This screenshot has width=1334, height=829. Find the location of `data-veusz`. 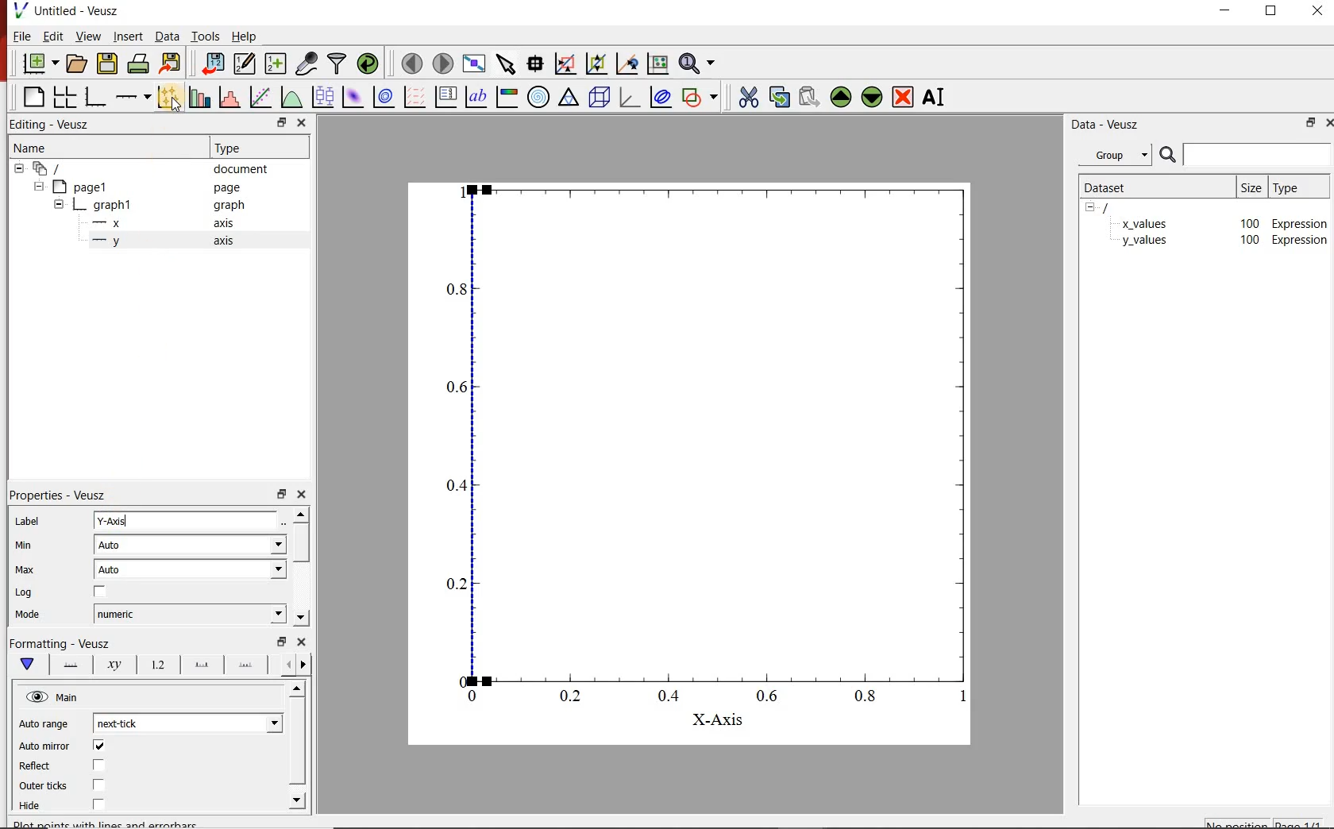

data-veusz is located at coordinates (1106, 126).